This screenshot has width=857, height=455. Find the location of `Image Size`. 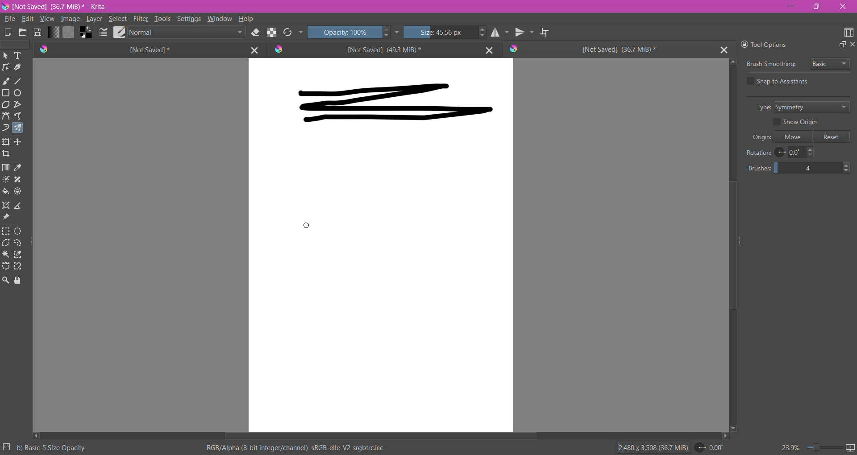

Image Size is located at coordinates (650, 448).